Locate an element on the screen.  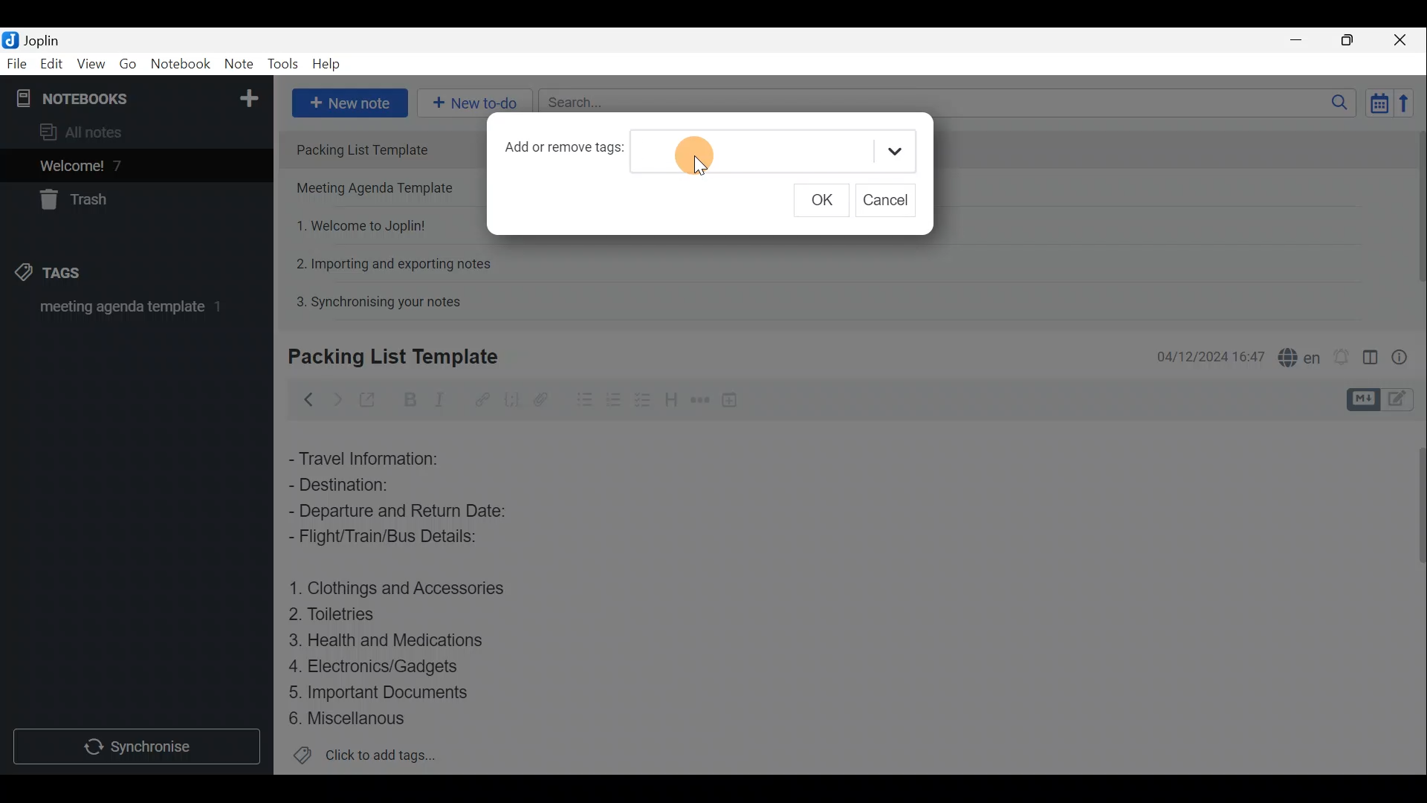
Toggle editor layout is located at coordinates (1370, 352).